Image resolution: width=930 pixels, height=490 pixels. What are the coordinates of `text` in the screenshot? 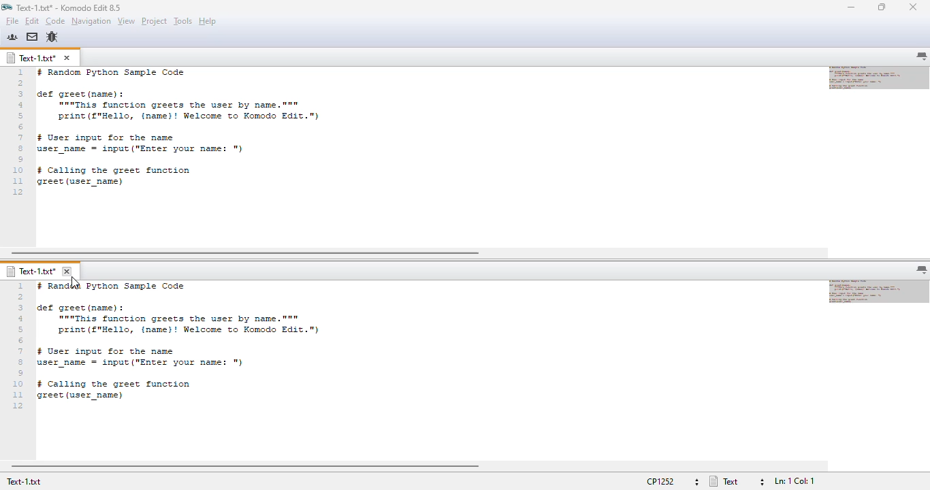 It's located at (212, 348).